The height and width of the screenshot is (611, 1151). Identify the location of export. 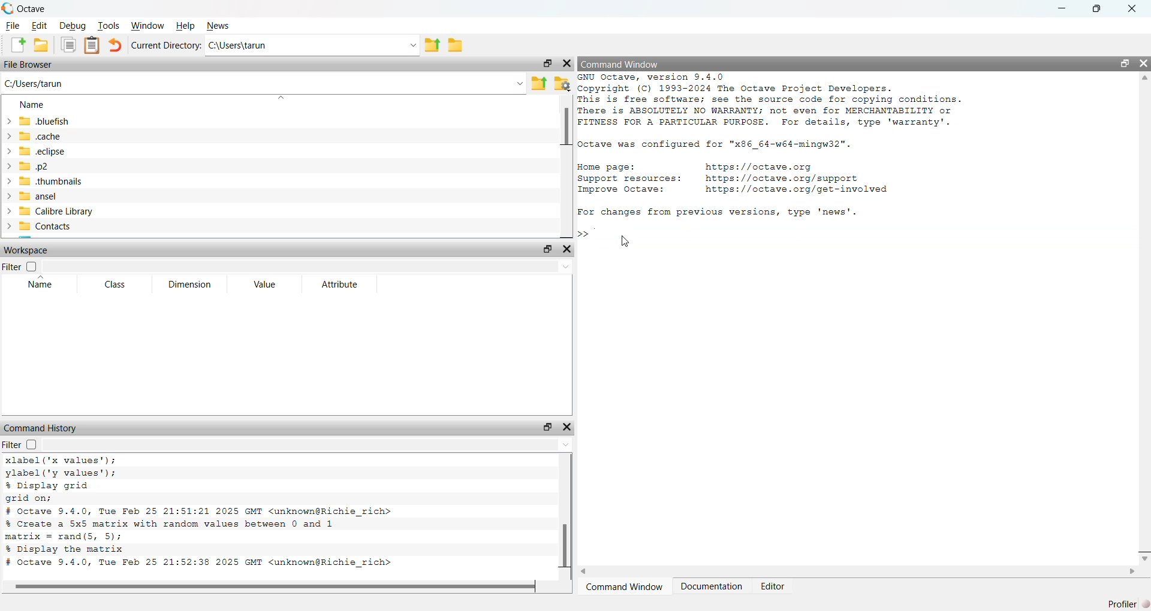
(538, 83).